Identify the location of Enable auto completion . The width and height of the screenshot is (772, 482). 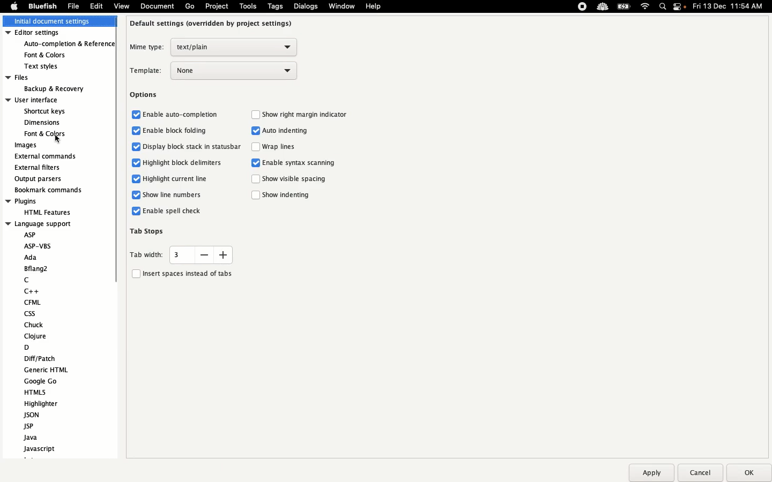
(176, 114).